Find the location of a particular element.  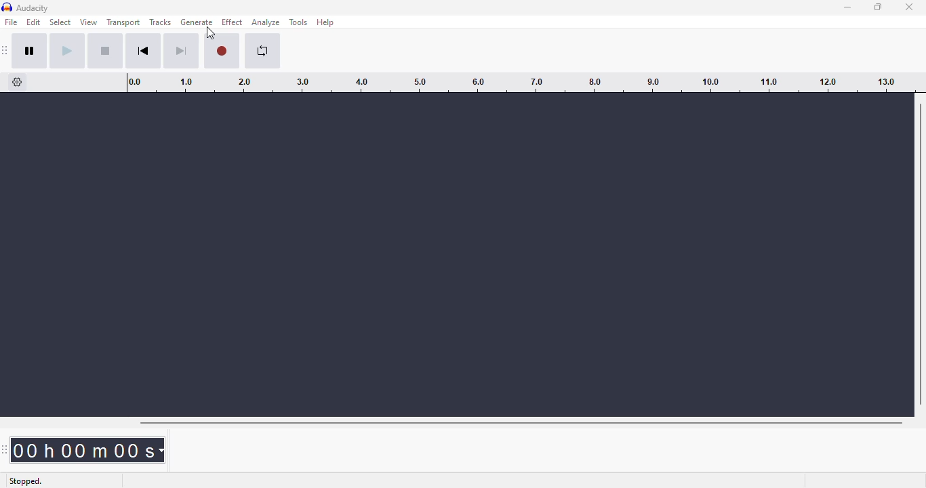

view is located at coordinates (89, 22).